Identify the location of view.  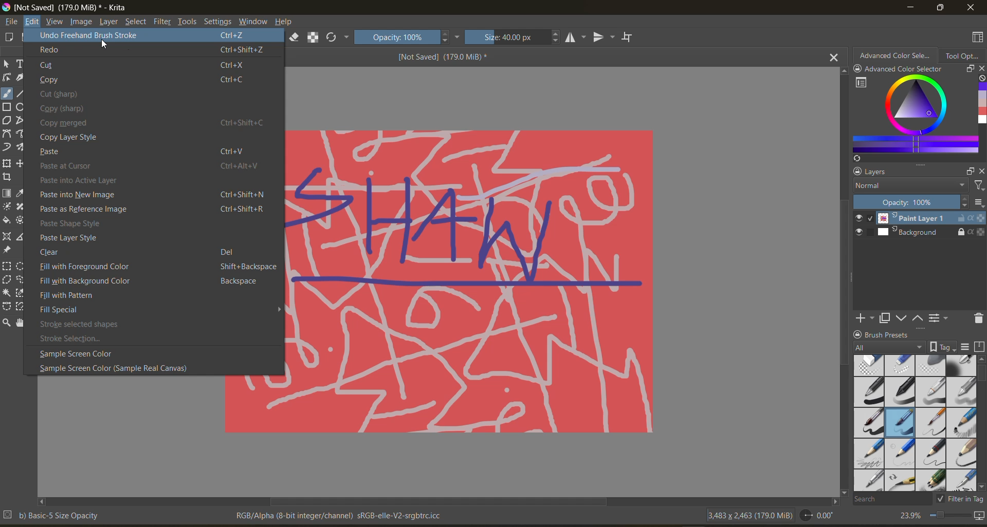
(56, 22).